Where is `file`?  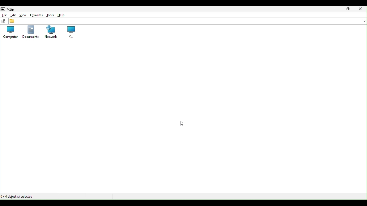
file is located at coordinates (3, 15).